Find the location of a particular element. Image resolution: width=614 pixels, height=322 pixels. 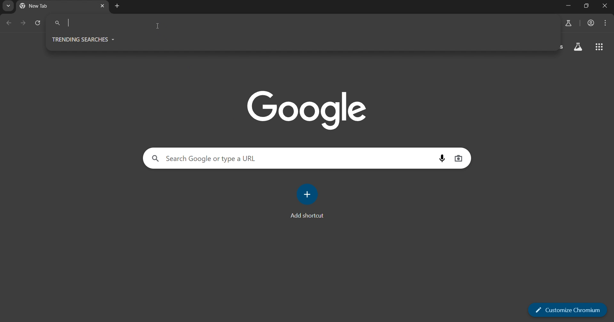

Close is located at coordinates (606, 7).